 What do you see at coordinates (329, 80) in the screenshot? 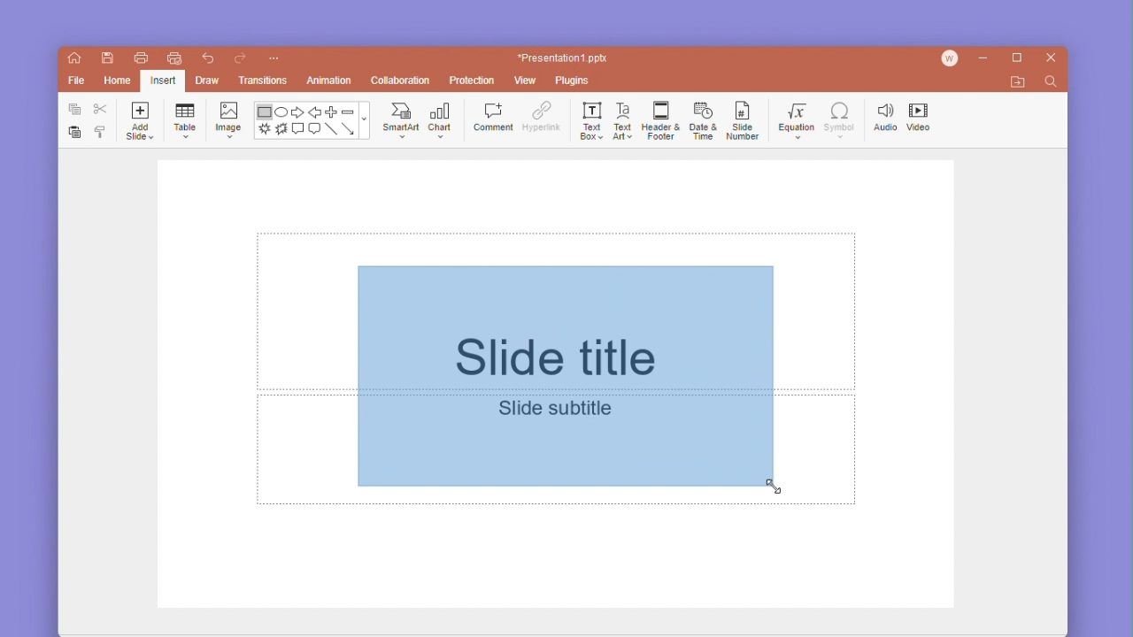
I see `animation` at bounding box center [329, 80].